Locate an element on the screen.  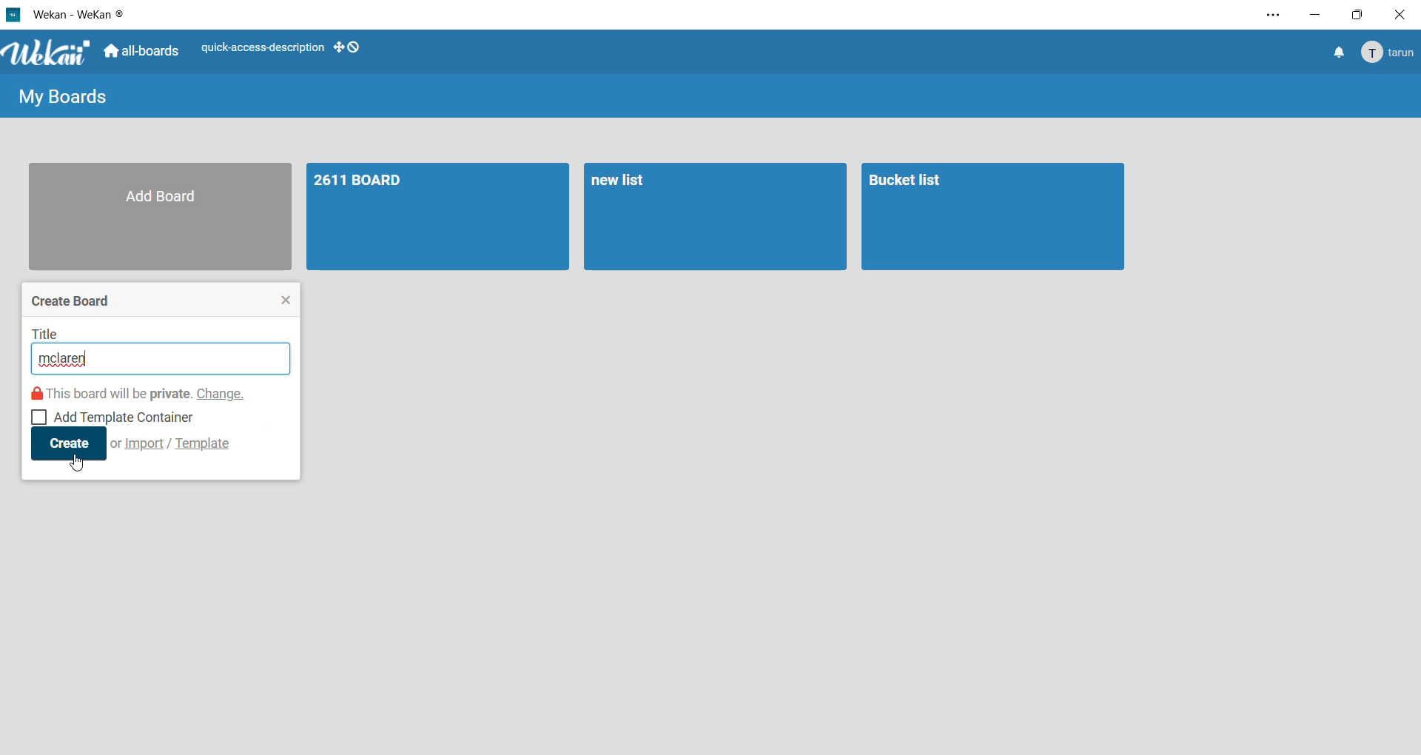
create board is located at coordinates (76, 303).